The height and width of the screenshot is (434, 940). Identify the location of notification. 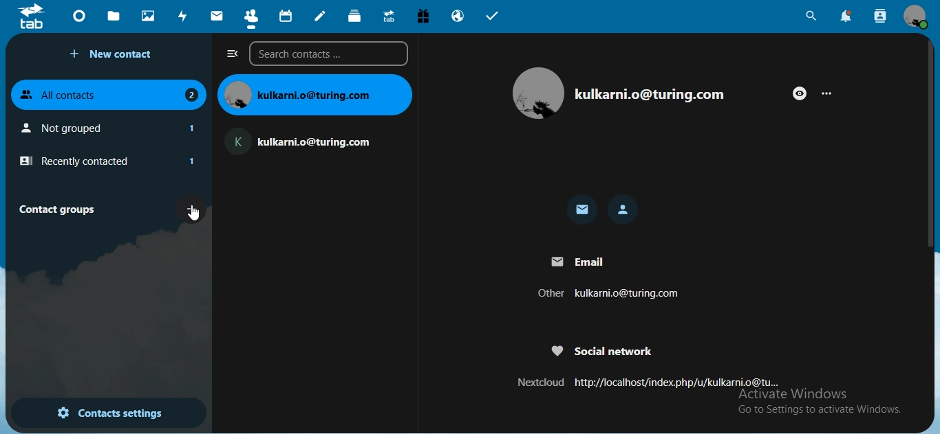
(847, 16).